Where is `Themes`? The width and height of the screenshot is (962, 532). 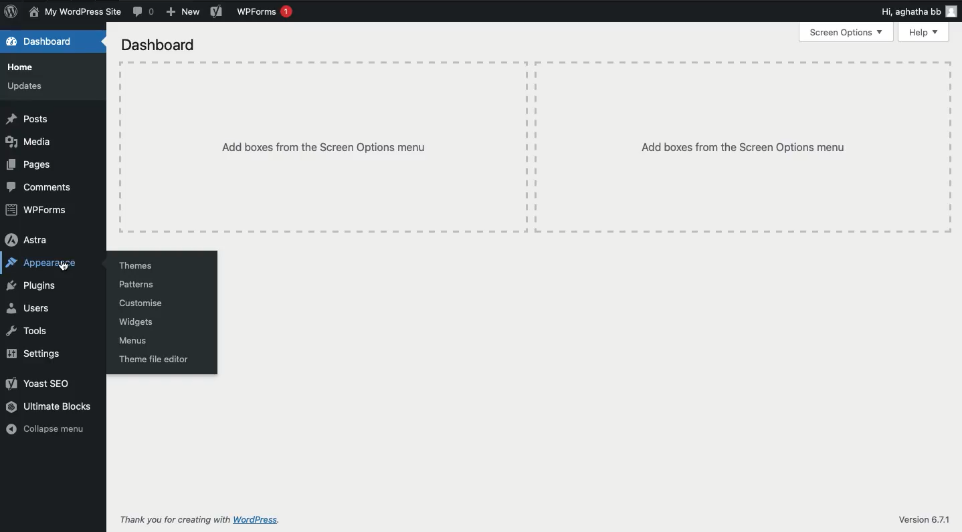
Themes is located at coordinates (137, 266).